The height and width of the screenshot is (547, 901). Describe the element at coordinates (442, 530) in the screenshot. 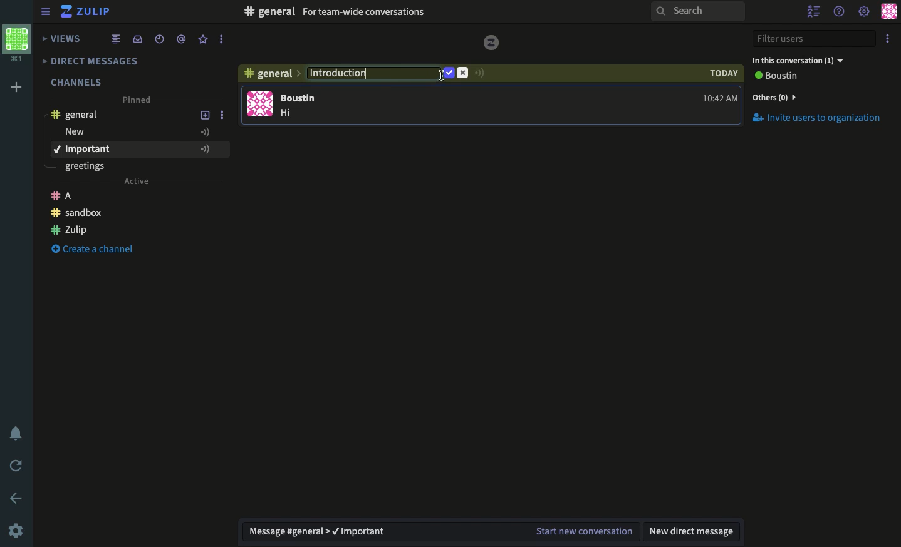

I see `Message` at that location.